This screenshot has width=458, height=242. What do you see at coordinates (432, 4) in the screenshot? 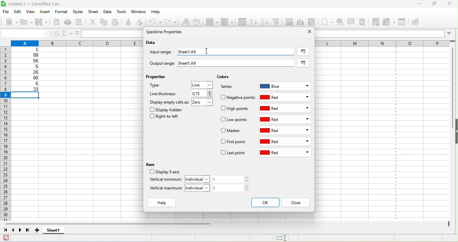
I see `maximize` at bounding box center [432, 4].